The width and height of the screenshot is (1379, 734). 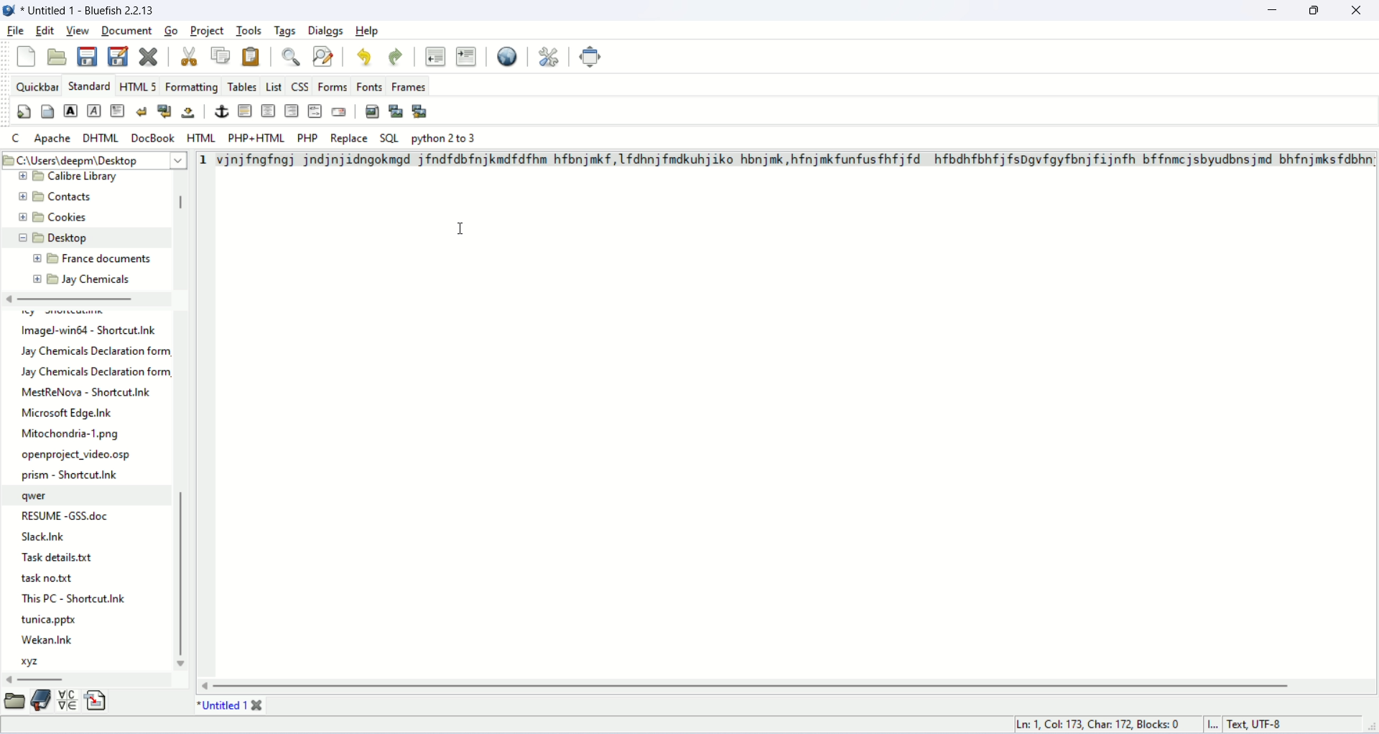 I want to click on paragraph, so click(x=118, y=110).